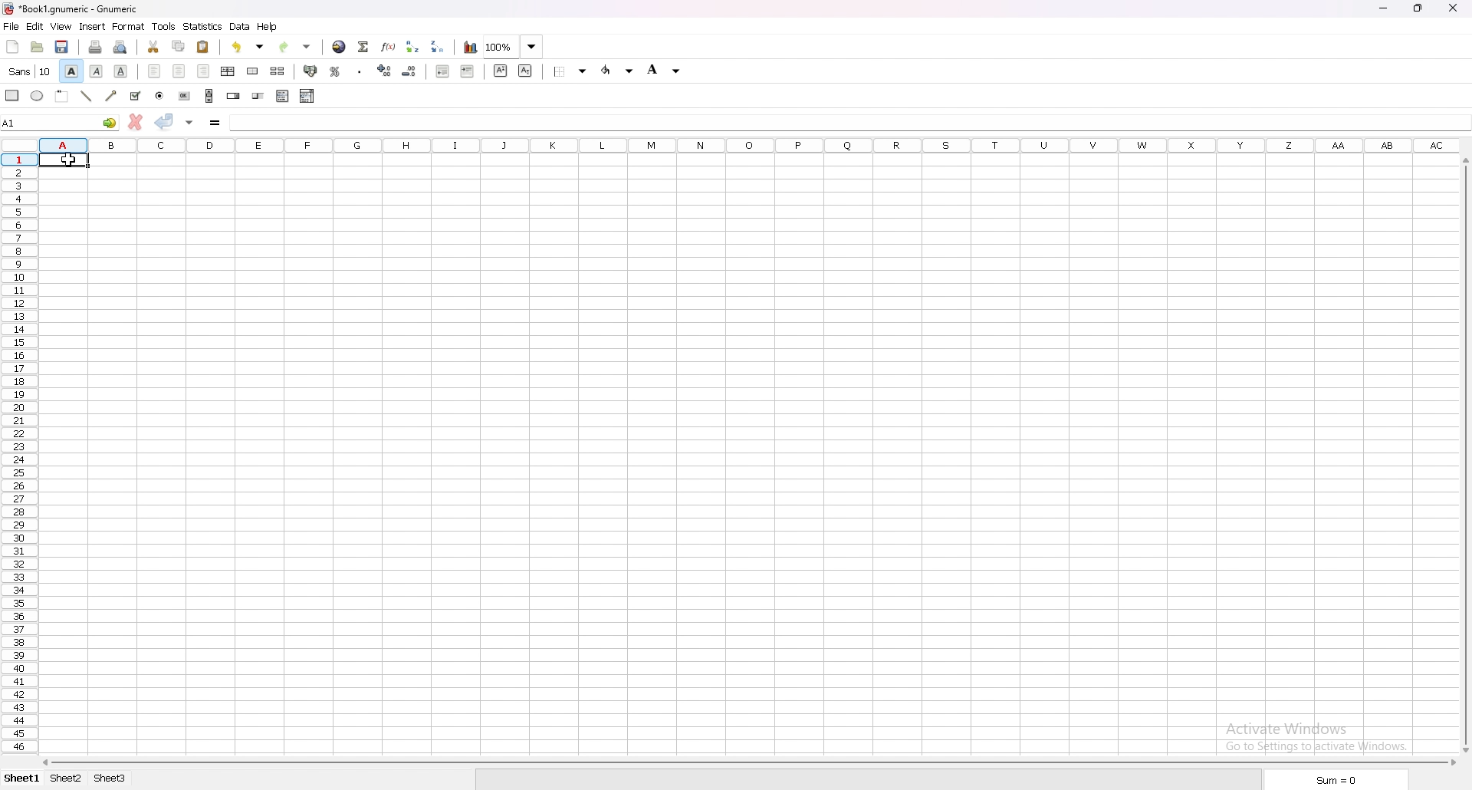 The width and height of the screenshot is (1472, 790). What do you see at coordinates (189, 122) in the screenshot?
I see `accept changes in all cells` at bounding box center [189, 122].